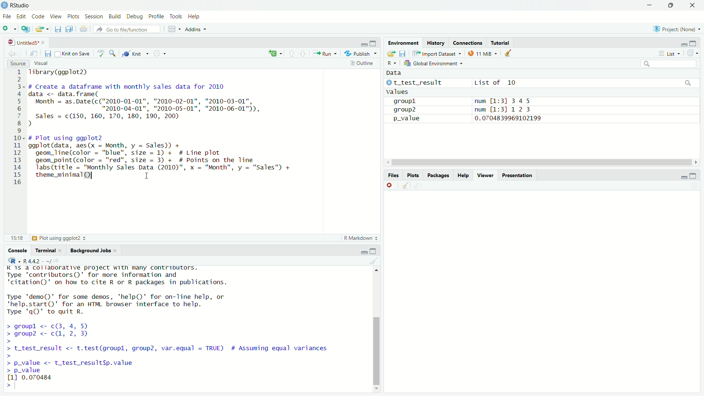  I want to click on settings, so click(160, 54).